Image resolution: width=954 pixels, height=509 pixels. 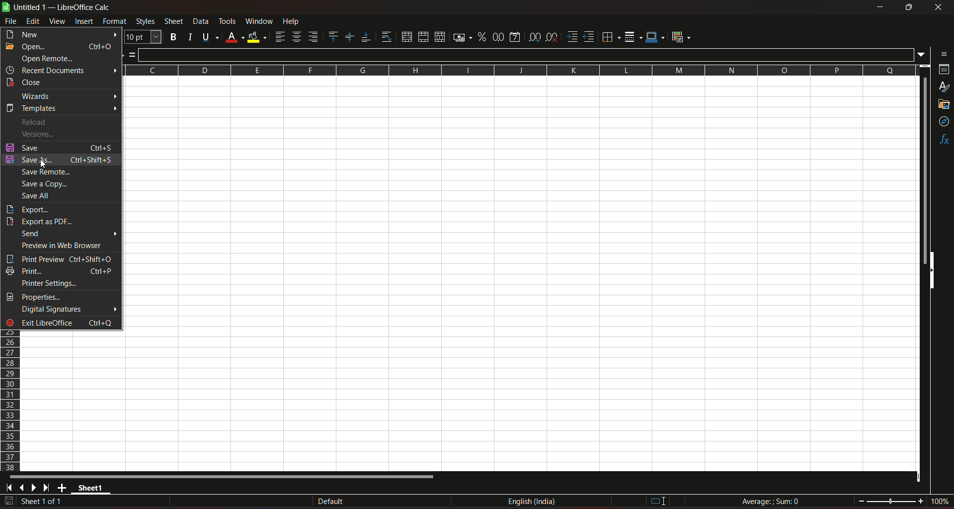 What do you see at coordinates (920, 501) in the screenshot?
I see `zoom in` at bounding box center [920, 501].